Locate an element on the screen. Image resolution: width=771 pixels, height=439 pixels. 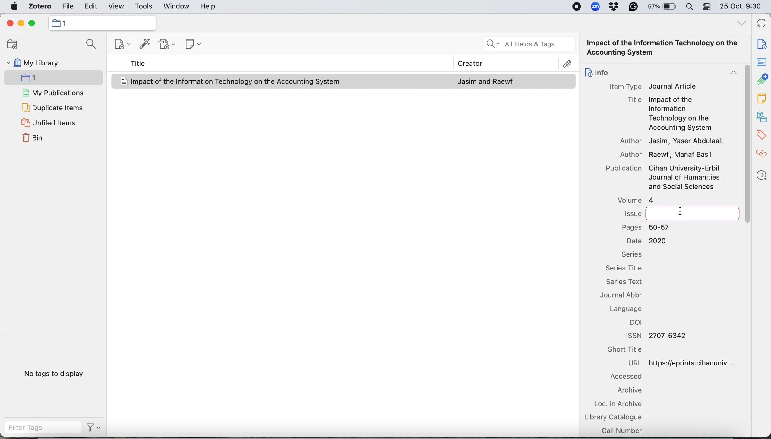
date 2020 is located at coordinates (646, 241).